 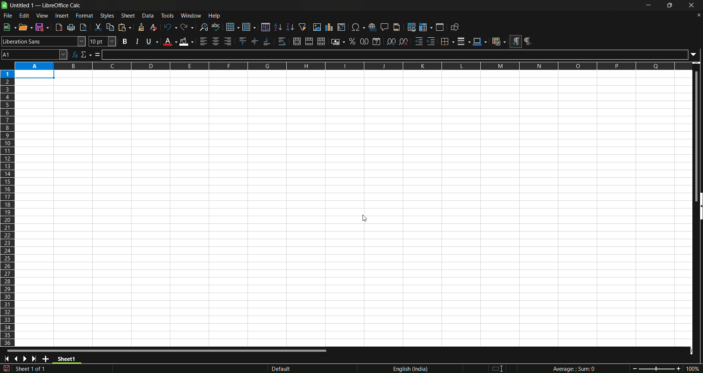 I want to click on freeze rows and columns, so click(x=426, y=27).